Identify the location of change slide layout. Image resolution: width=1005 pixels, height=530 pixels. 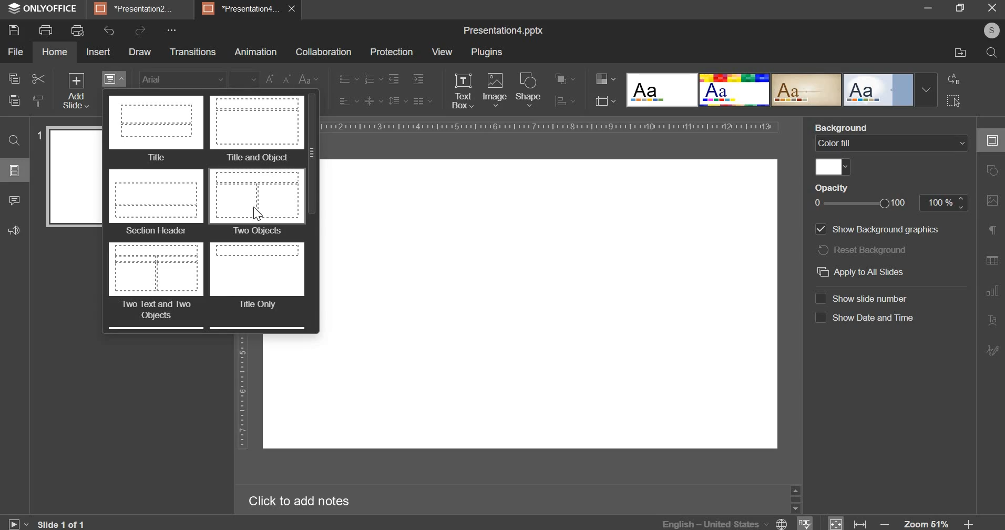
(118, 81).